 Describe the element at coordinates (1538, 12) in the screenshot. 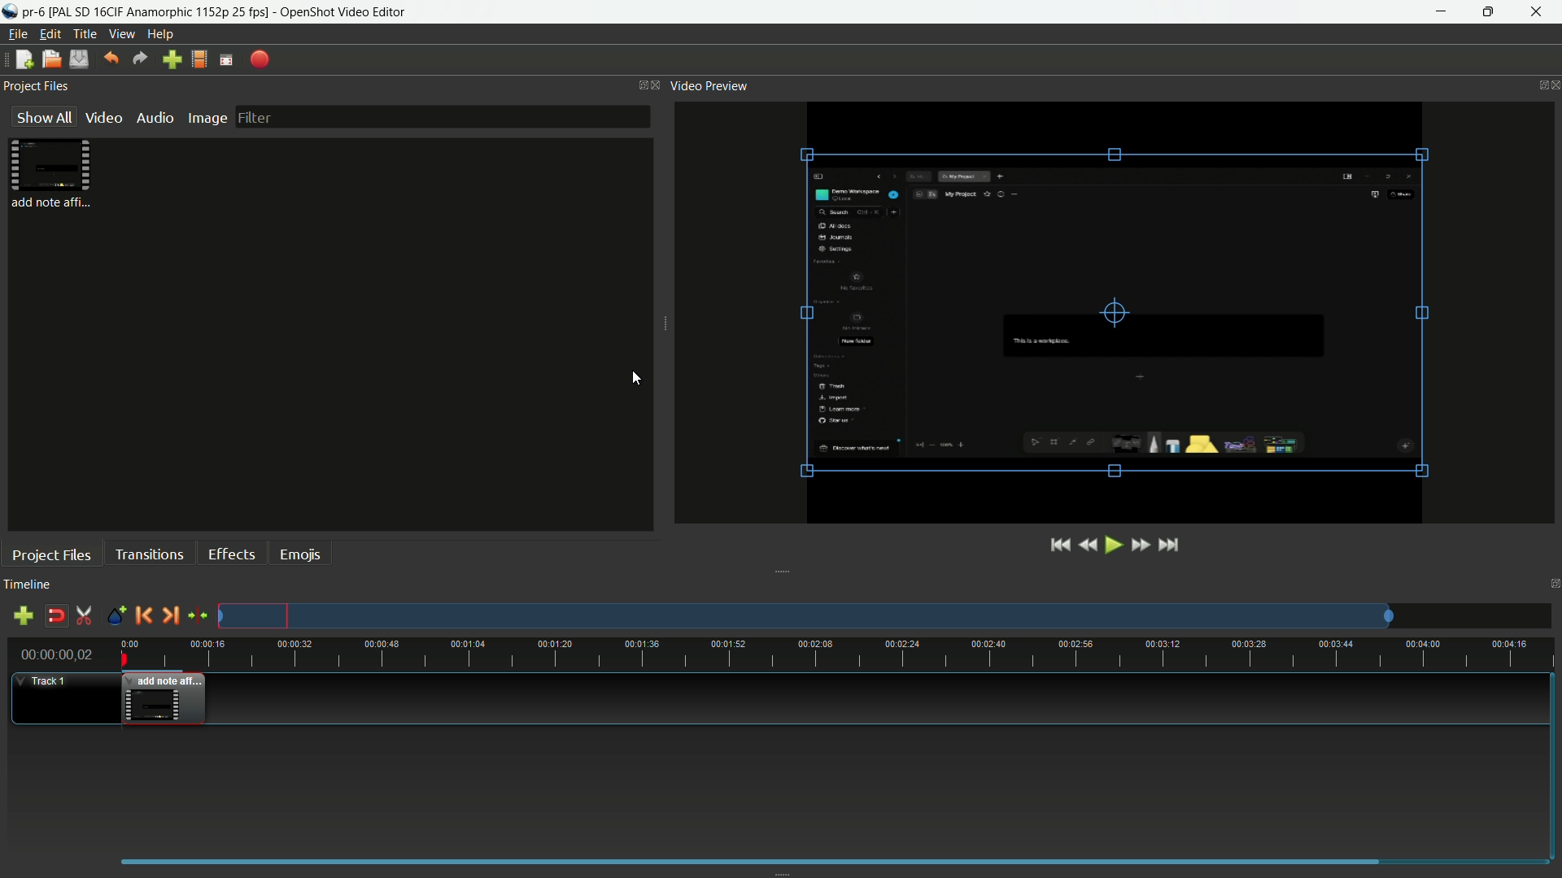

I see `close app` at that location.